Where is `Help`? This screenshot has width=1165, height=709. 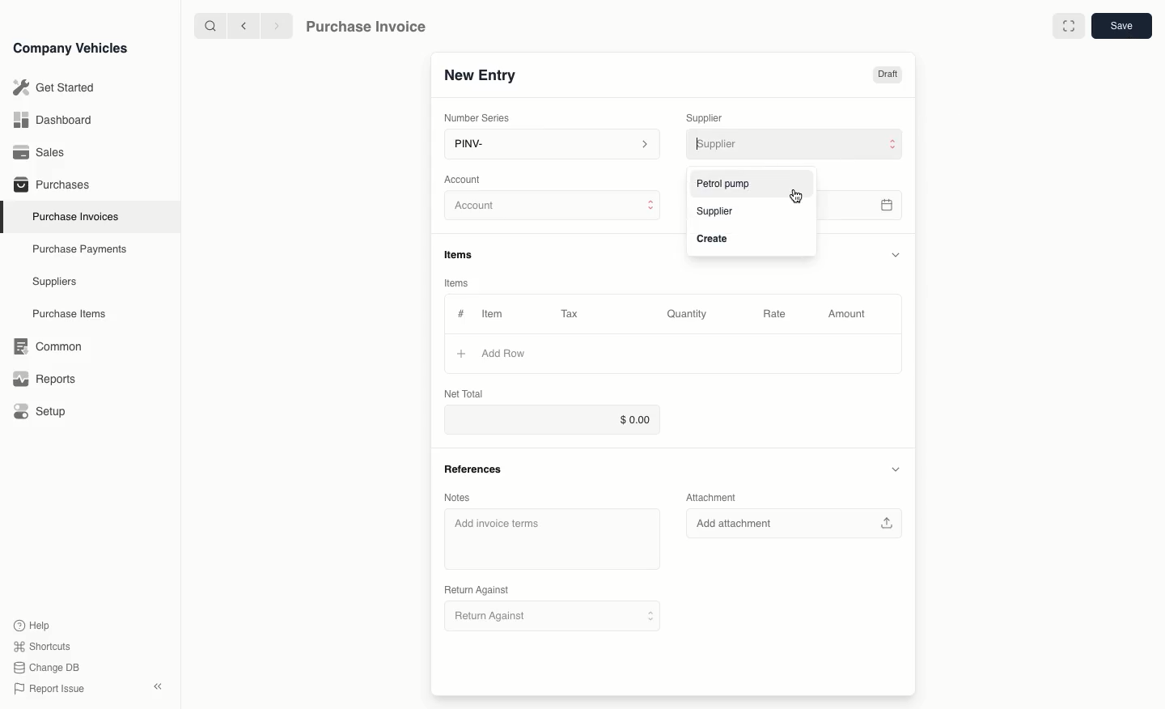 Help is located at coordinates (36, 625).